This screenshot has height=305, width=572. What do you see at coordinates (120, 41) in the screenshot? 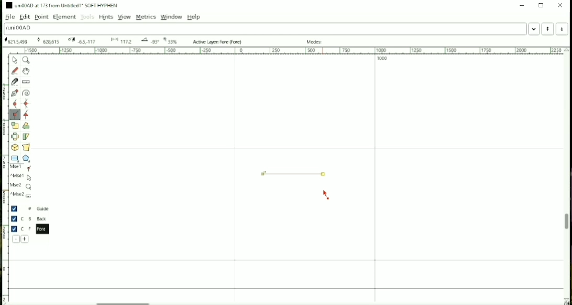
I see `173 Oxad U+00AD "uni00AD" SOFT HYPHEN` at bounding box center [120, 41].